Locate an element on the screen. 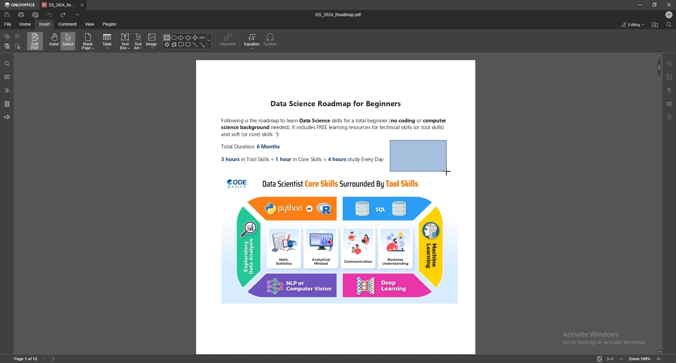  previous page is located at coordinates (44, 358).